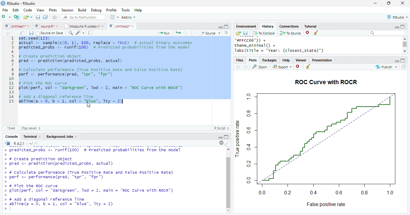  I want to click on Viewer, so click(301, 60).